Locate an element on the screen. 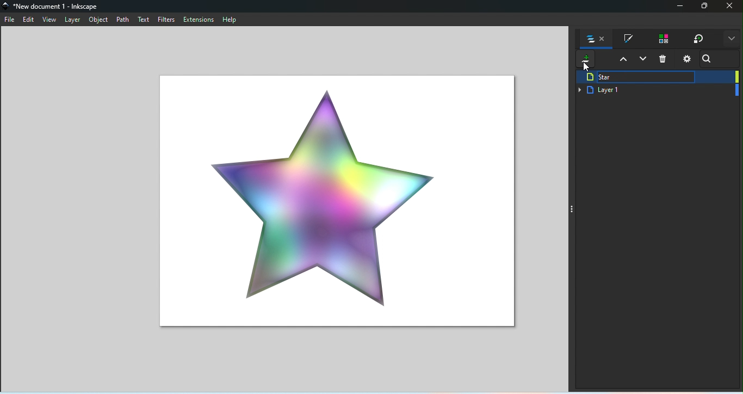  Transform is located at coordinates (698, 39).